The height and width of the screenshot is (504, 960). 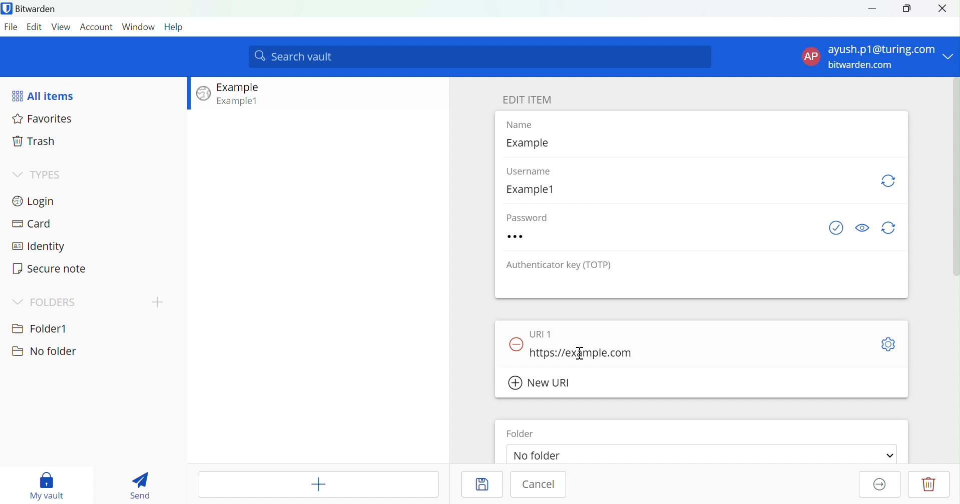 What do you see at coordinates (521, 433) in the screenshot?
I see `Folder` at bounding box center [521, 433].